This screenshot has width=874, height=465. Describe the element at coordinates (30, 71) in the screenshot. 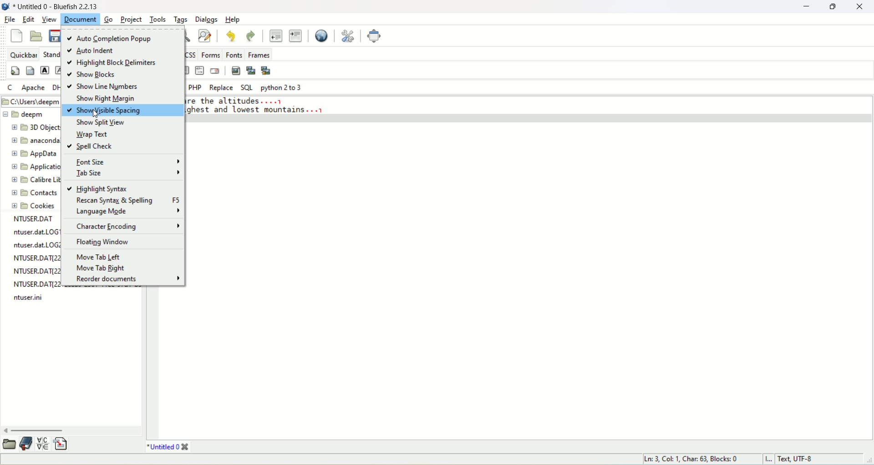

I see `body` at that location.